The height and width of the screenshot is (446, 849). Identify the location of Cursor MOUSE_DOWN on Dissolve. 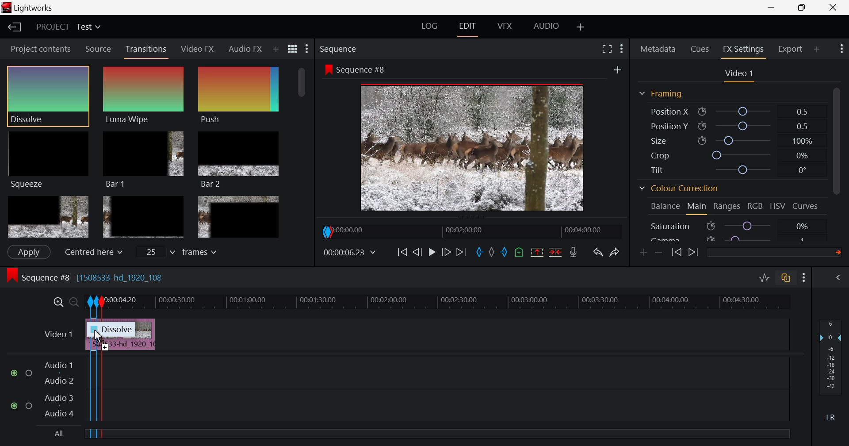
(48, 96).